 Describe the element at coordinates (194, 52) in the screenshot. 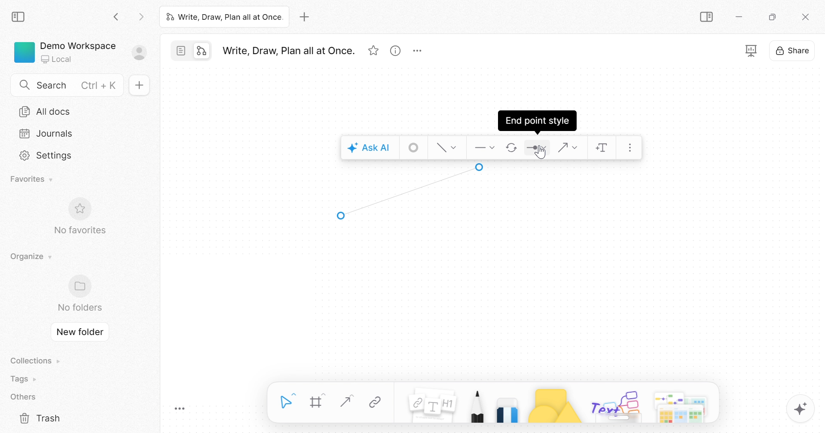

I see `Switch` at that location.